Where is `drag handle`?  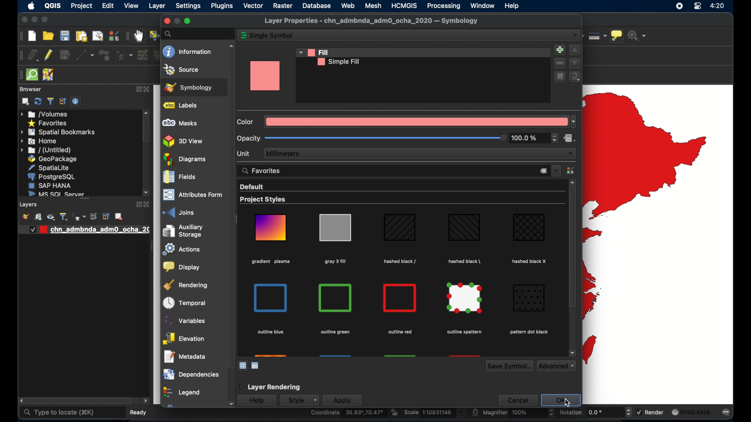 drag handle is located at coordinates (151, 247).